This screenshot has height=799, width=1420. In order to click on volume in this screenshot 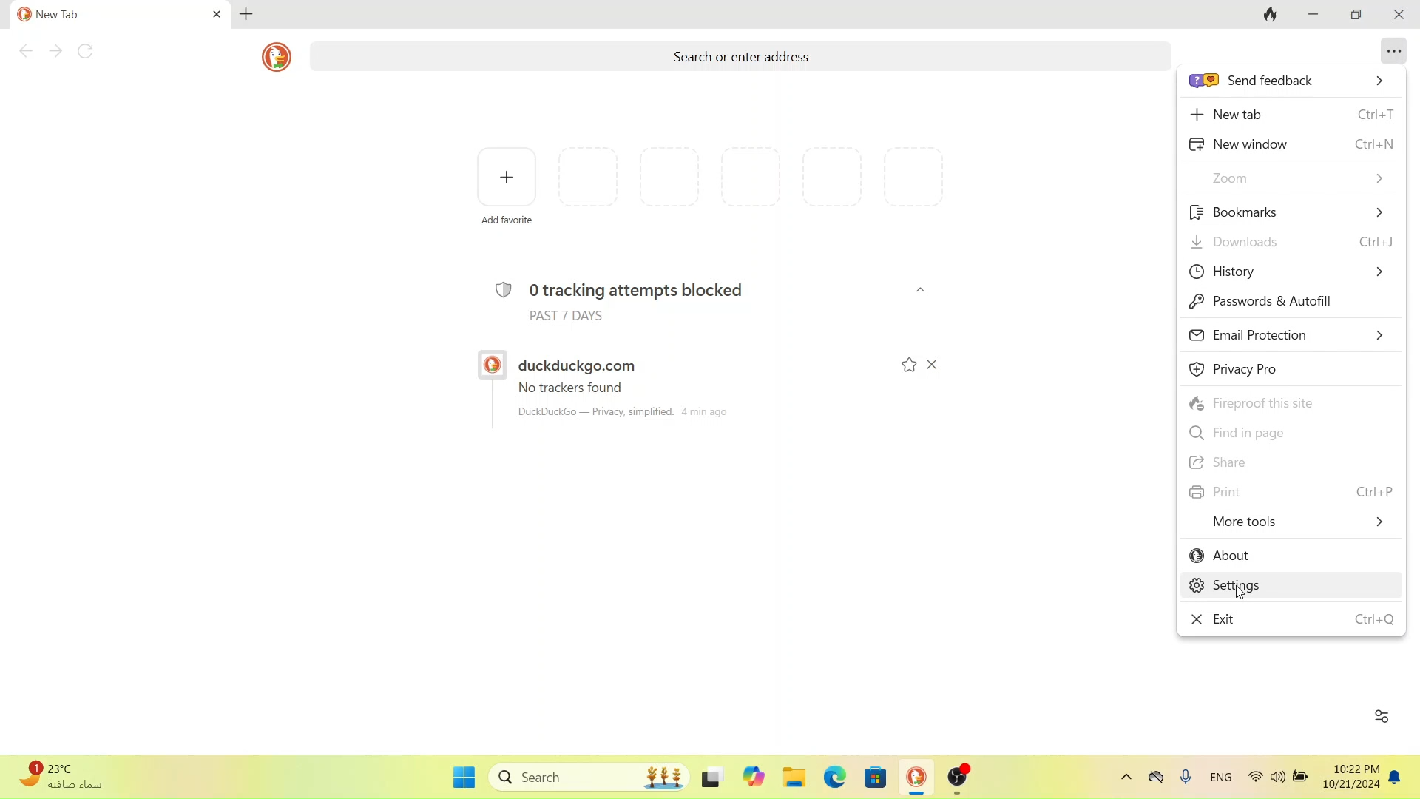, I will do `click(1277, 783)`.